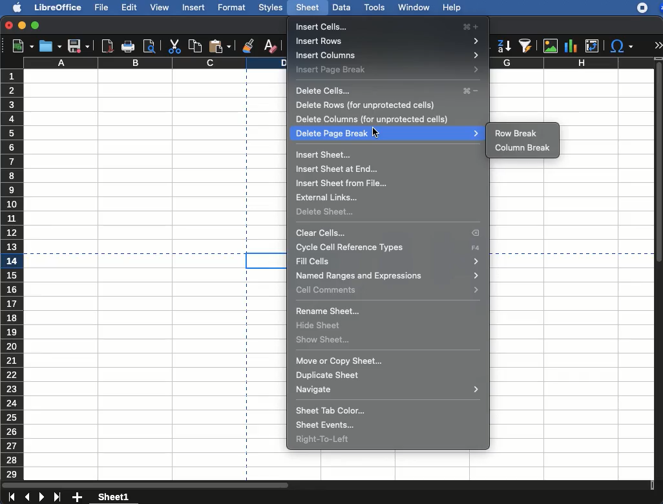 This screenshot has width=663, height=504. What do you see at coordinates (195, 45) in the screenshot?
I see `copy` at bounding box center [195, 45].